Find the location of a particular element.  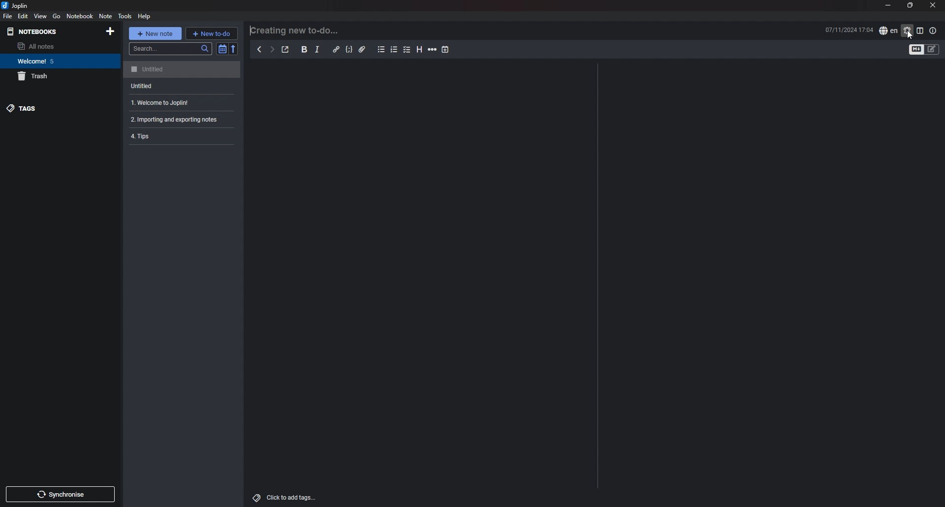

new todo is located at coordinates (212, 33).